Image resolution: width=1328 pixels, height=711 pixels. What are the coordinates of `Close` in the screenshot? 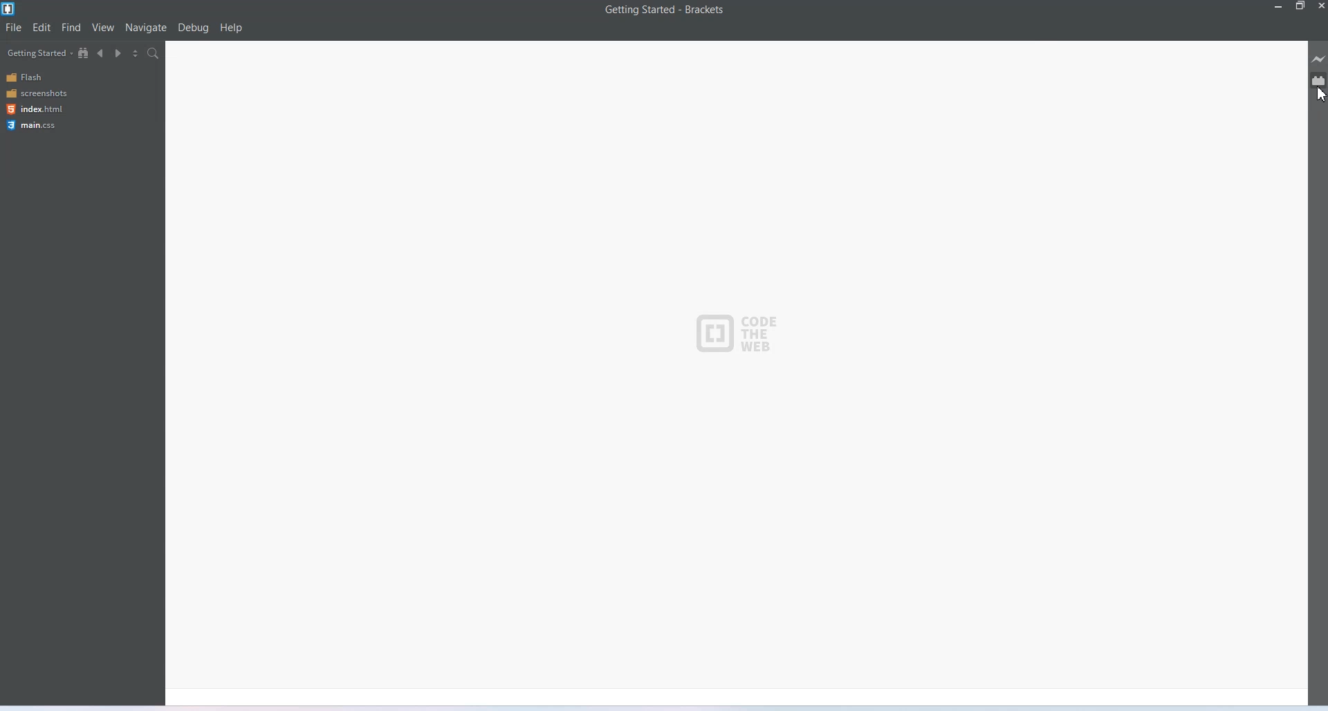 It's located at (1320, 7).